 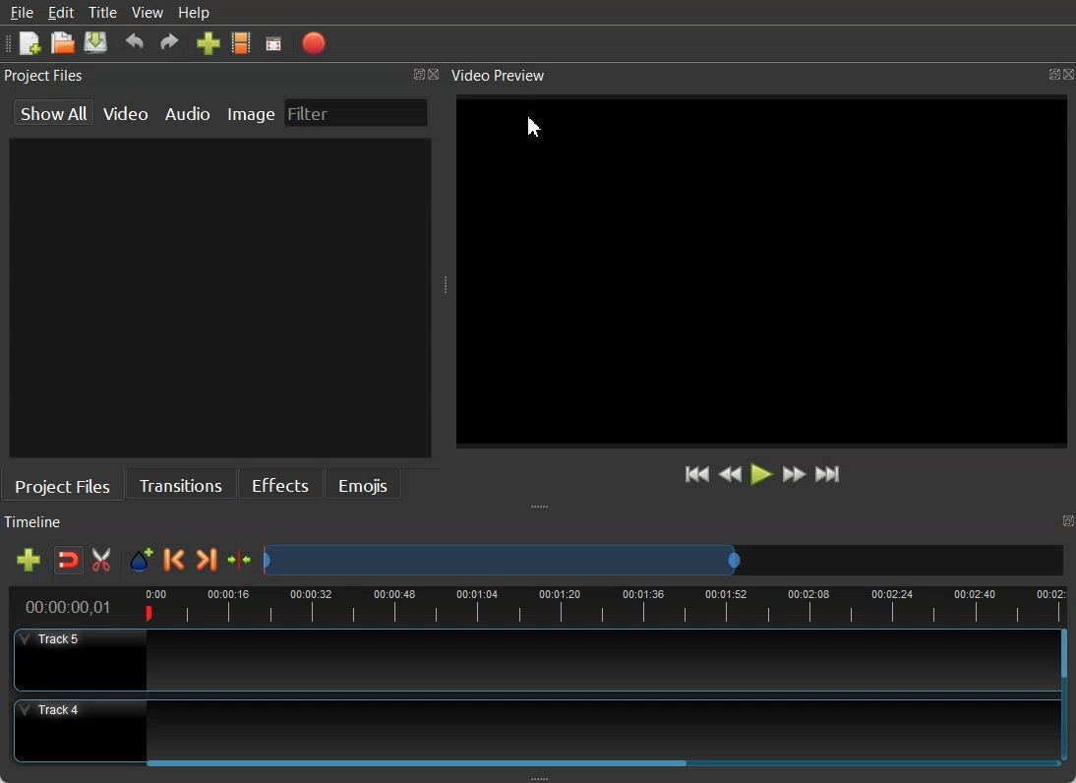 I want to click on File, so click(x=23, y=13).